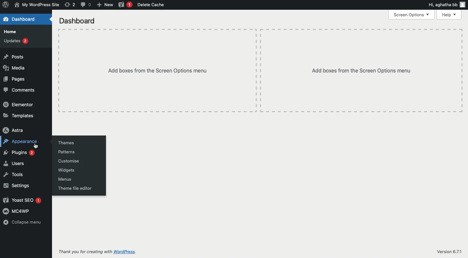 The image size is (468, 258). I want to click on Home, so click(12, 32).